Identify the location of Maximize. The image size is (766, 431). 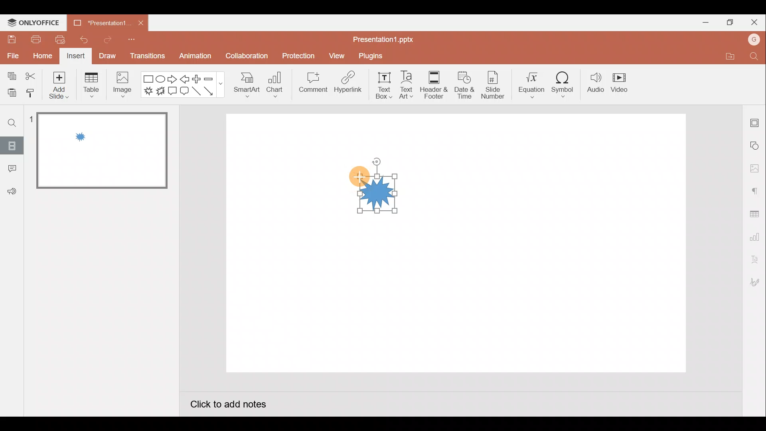
(728, 22).